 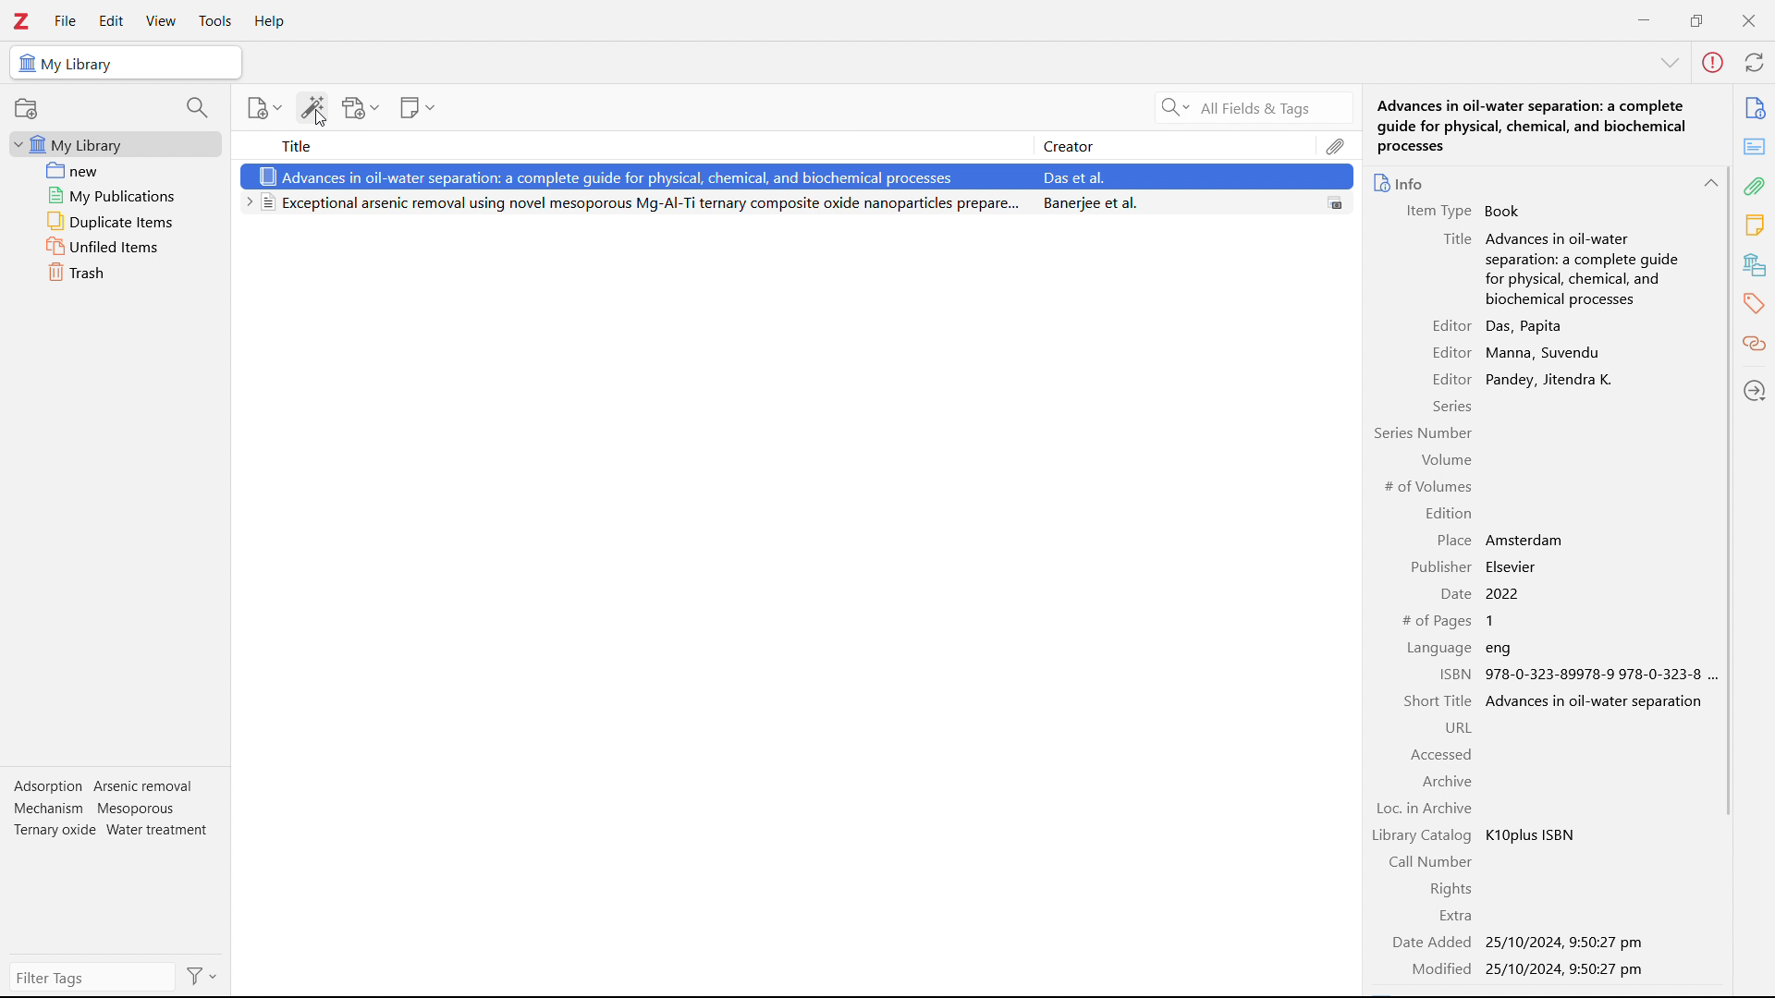 I want to click on K10plus ISBN, so click(x=1534, y=834).